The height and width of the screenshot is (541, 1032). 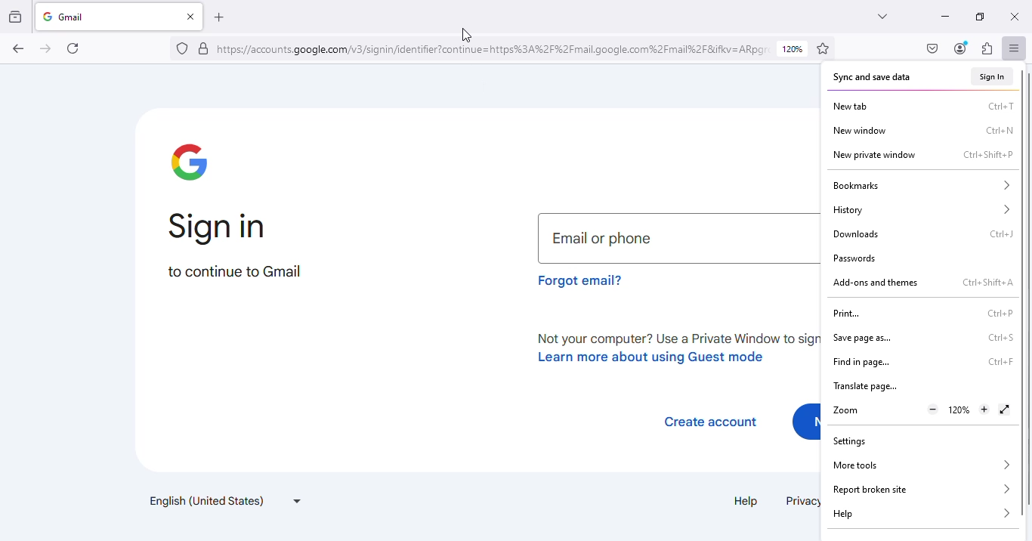 I want to click on more tools, so click(x=919, y=465).